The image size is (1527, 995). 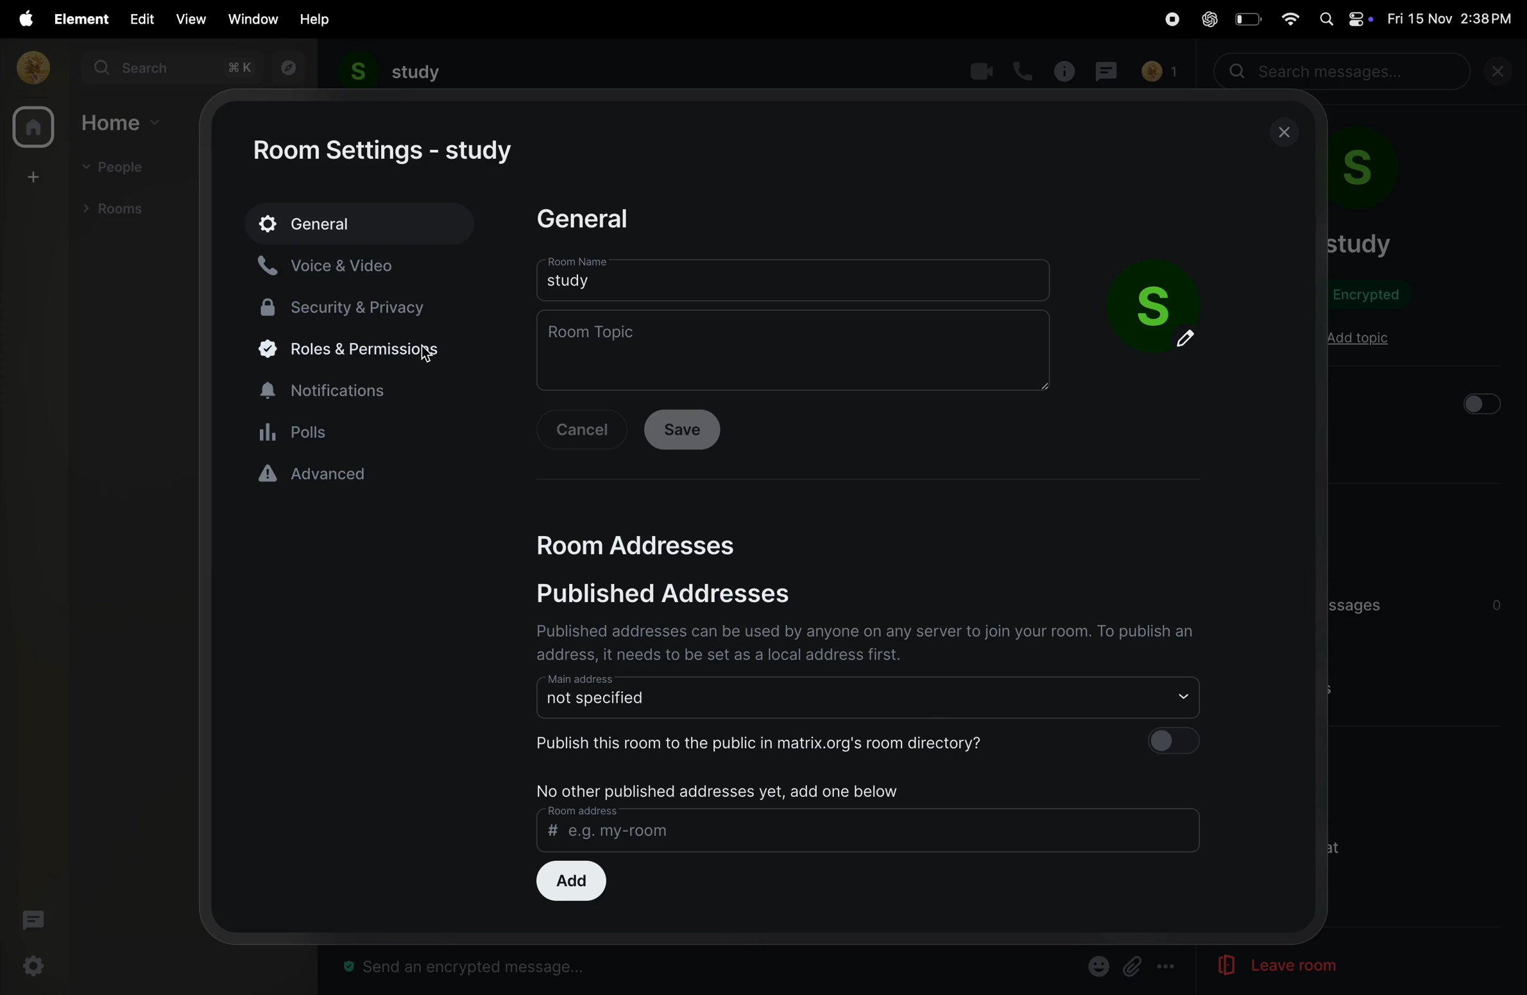 What do you see at coordinates (359, 474) in the screenshot?
I see `advanced` at bounding box center [359, 474].